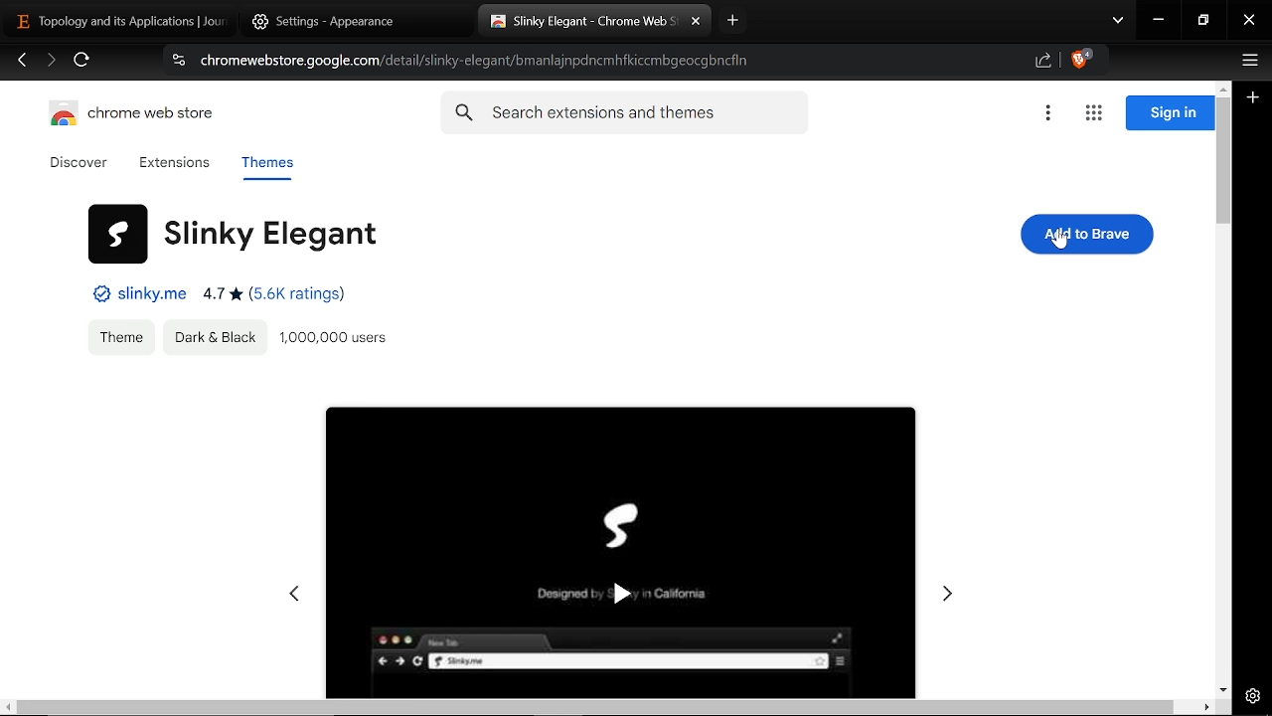  Describe the element at coordinates (624, 113) in the screenshot. I see `Search extensions and themes` at that location.